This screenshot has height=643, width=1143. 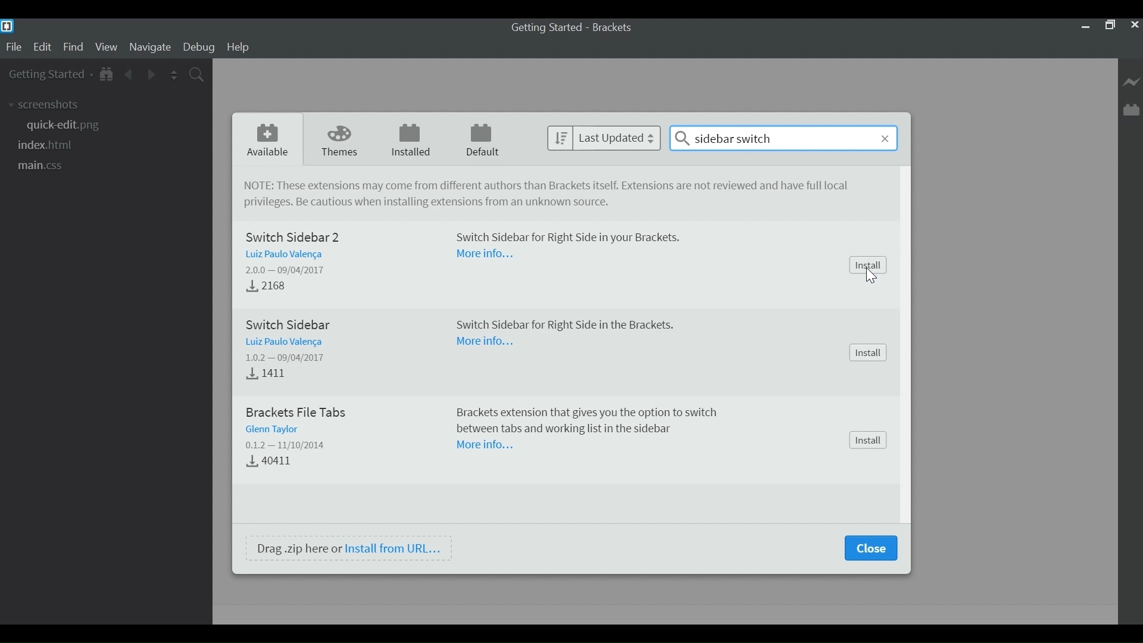 I want to click on Switch Sidebar for R, so click(x=559, y=323).